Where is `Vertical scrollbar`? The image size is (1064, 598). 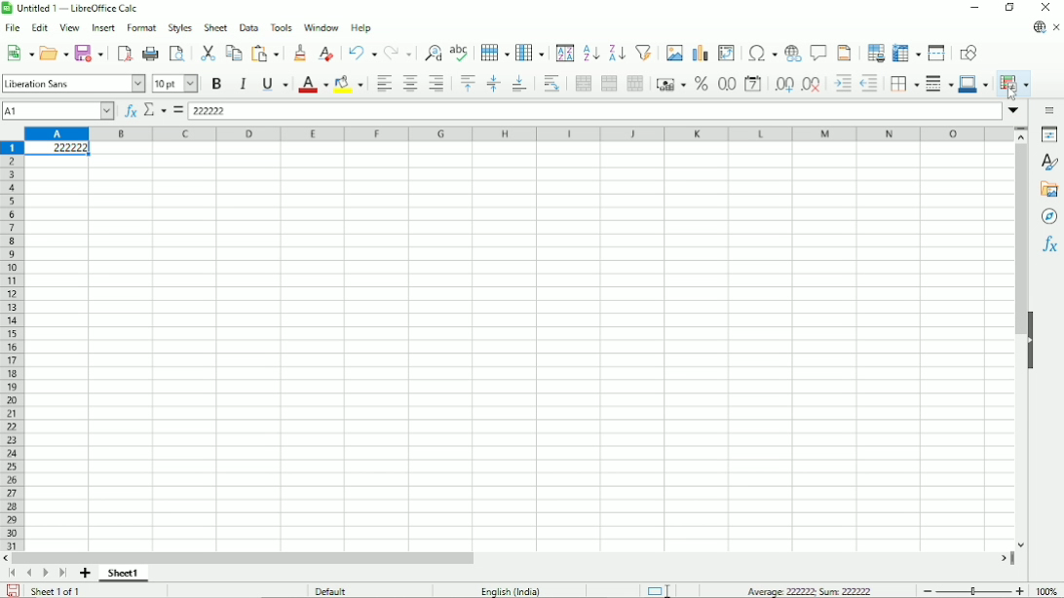 Vertical scrollbar is located at coordinates (1017, 240).